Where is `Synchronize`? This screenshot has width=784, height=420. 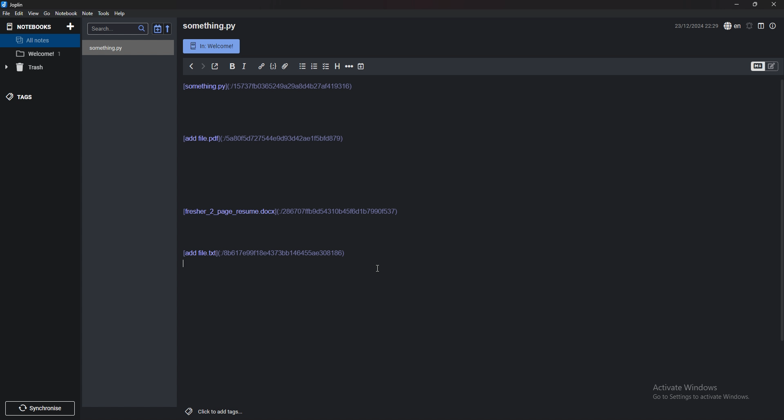
Synchronize is located at coordinates (40, 408).